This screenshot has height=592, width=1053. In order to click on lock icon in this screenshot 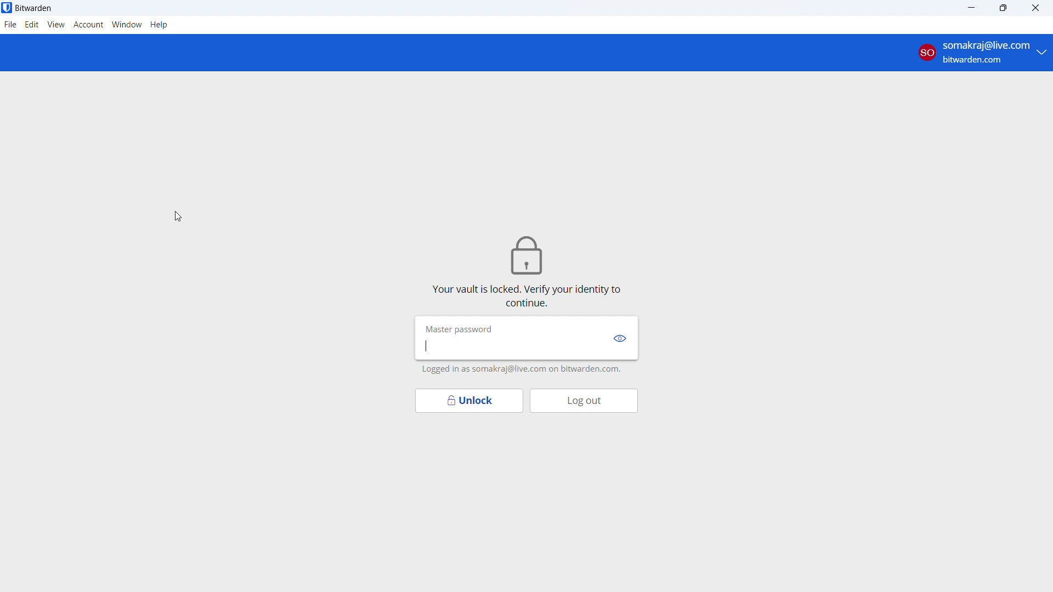, I will do `click(531, 254)`.